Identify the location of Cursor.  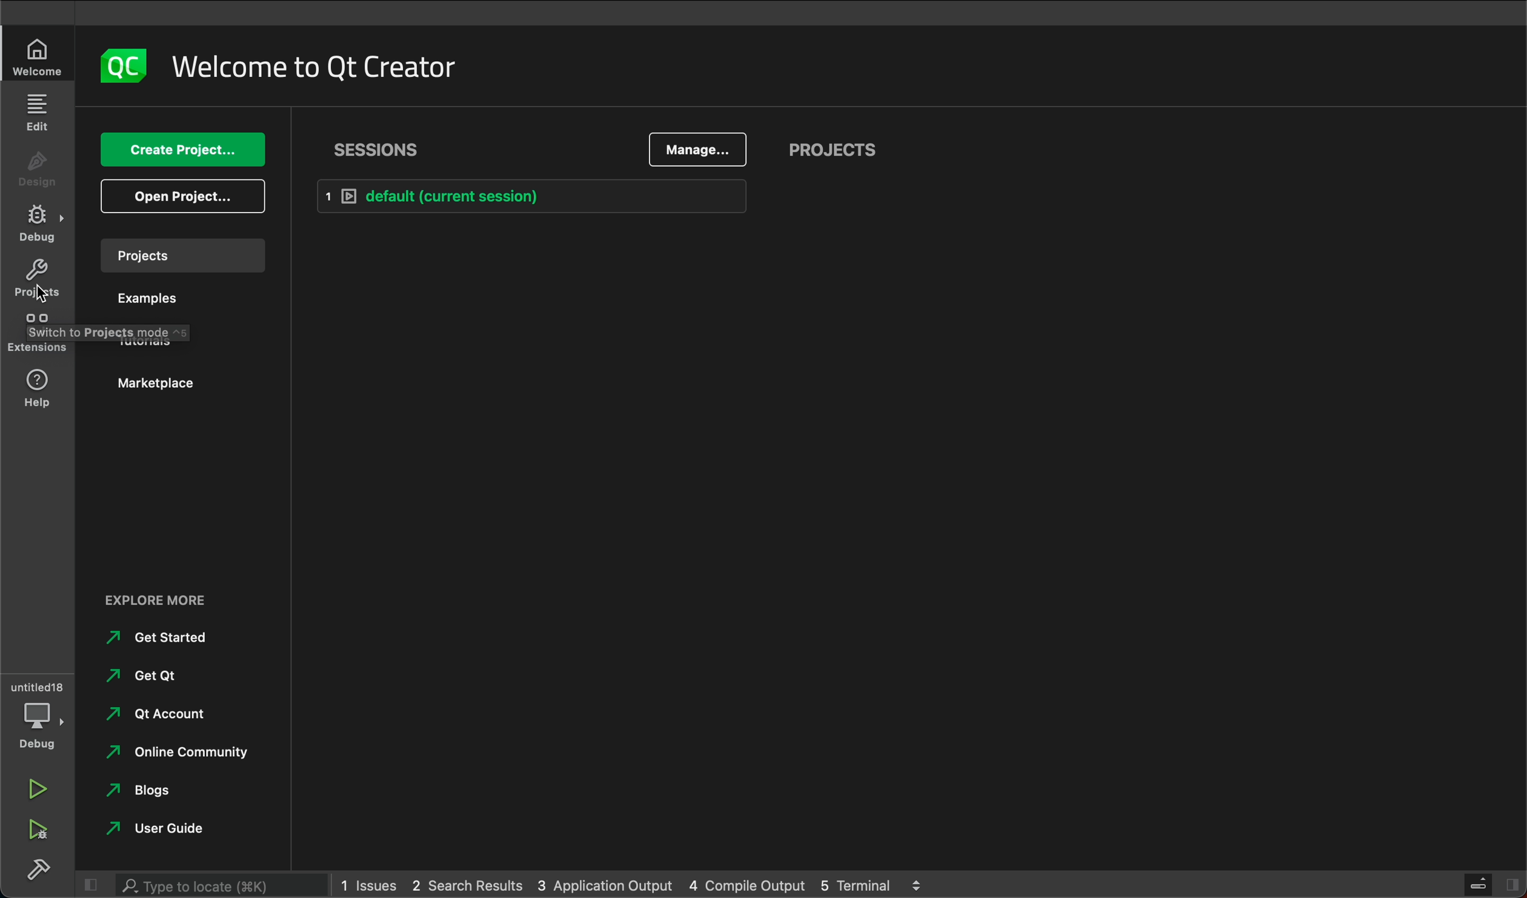
(41, 294).